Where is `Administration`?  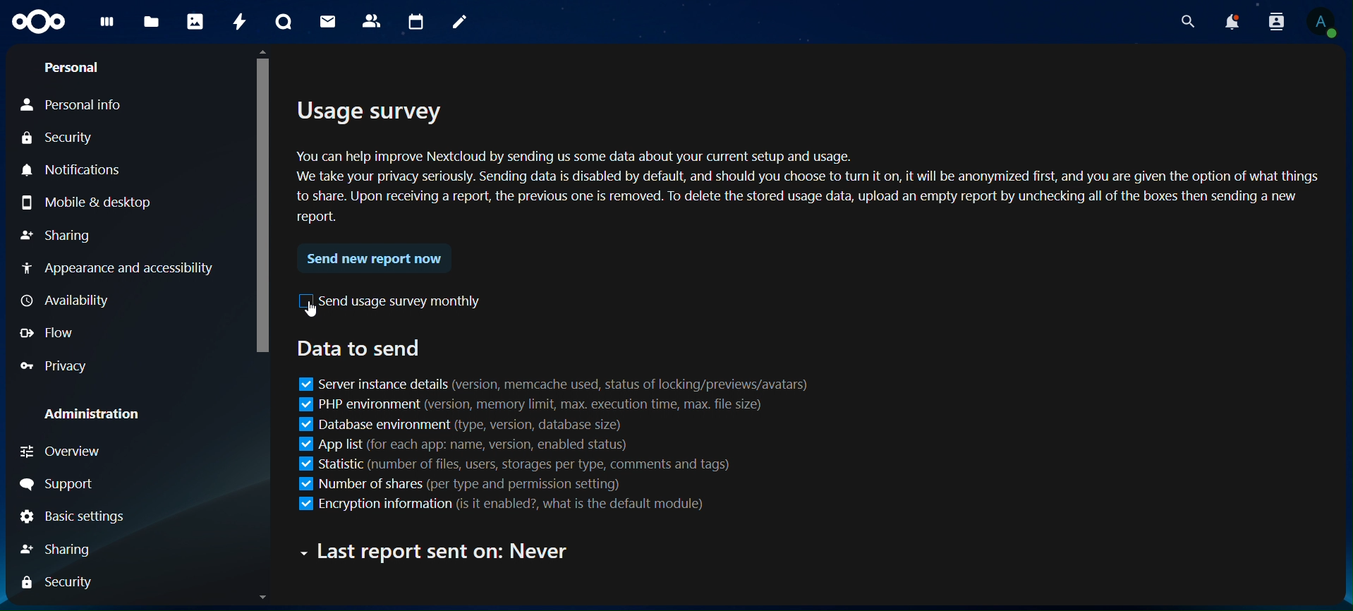
Administration is located at coordinates (95, 415).